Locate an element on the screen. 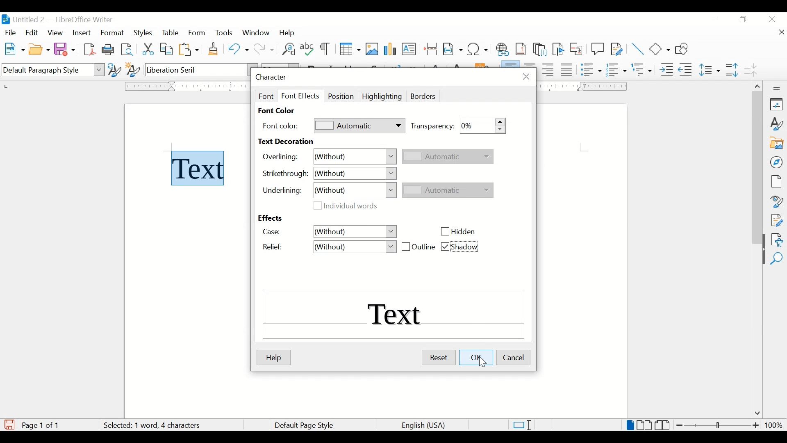 This screenshot has height=443, width=787. without dropdown is located at coordinates (355, 173).